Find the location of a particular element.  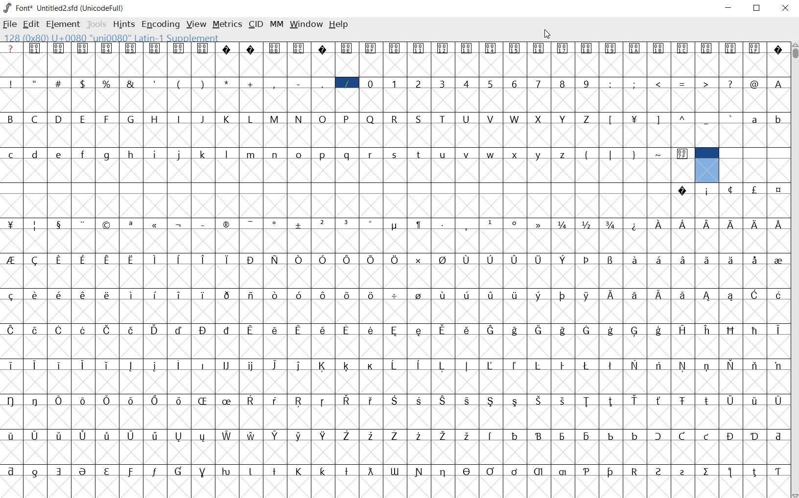

Symbol is located at coordinates (730, 48).